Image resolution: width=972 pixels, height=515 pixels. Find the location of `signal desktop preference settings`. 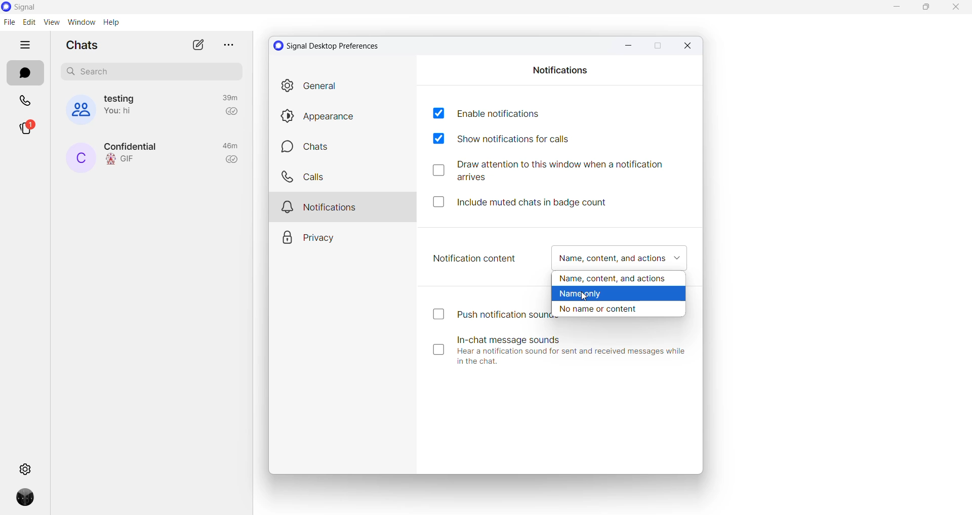

signal desktop preference settings is located at coordinates (333, 46).